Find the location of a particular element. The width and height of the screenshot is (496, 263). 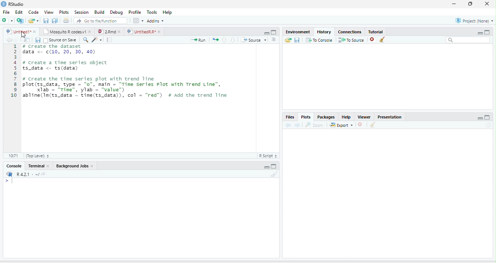

Tutorial is located at coordinates (376, 32).